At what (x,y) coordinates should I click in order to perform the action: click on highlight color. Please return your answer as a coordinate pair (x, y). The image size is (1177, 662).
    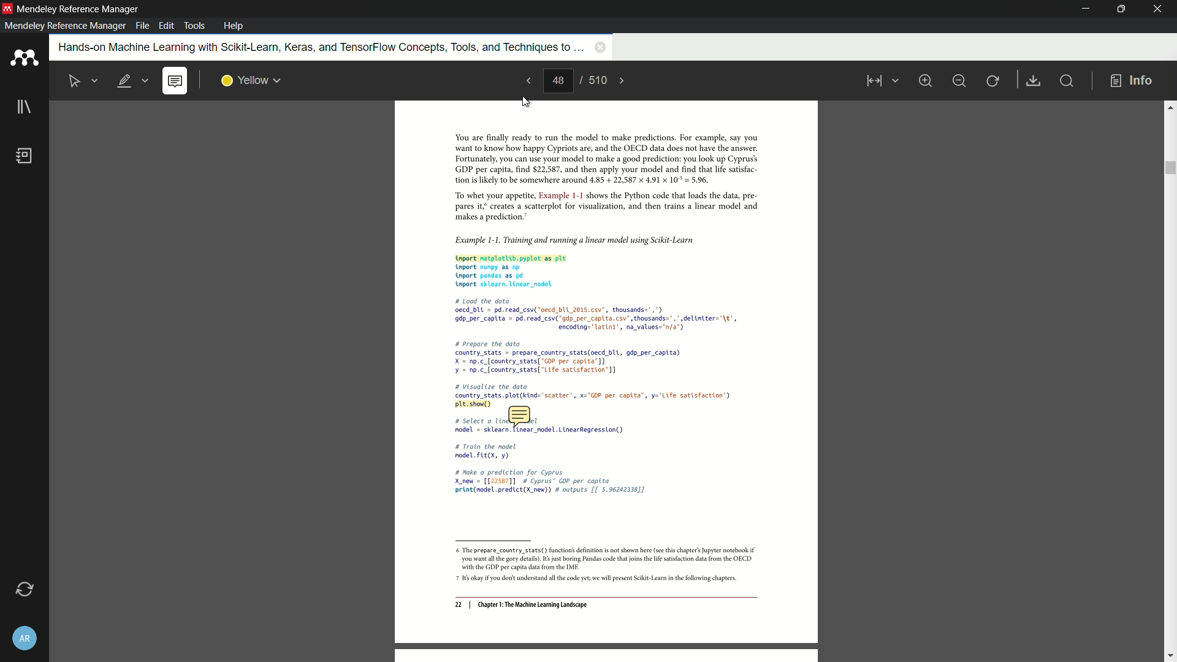
    Looking at the image, I should click on (251, 81).